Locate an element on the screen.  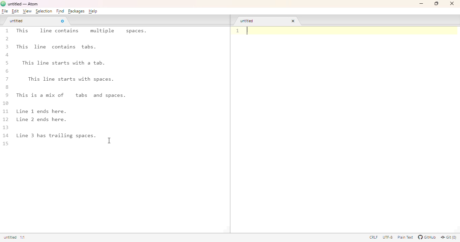
logo is located at coordinates (3, 4).